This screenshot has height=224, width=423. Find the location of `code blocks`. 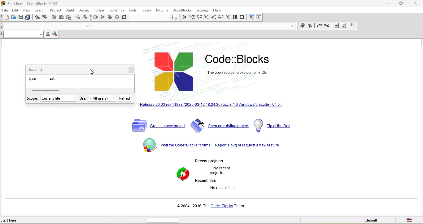

code blocks is located at coordinates (175, 72).